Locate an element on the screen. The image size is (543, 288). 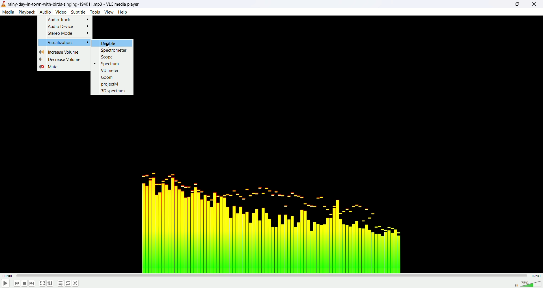
total time is located at coordinates (537, 276).